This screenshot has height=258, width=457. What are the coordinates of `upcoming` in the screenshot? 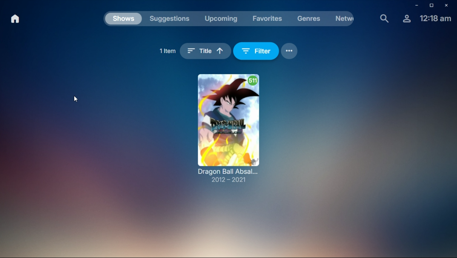 It's located at (220, 18).